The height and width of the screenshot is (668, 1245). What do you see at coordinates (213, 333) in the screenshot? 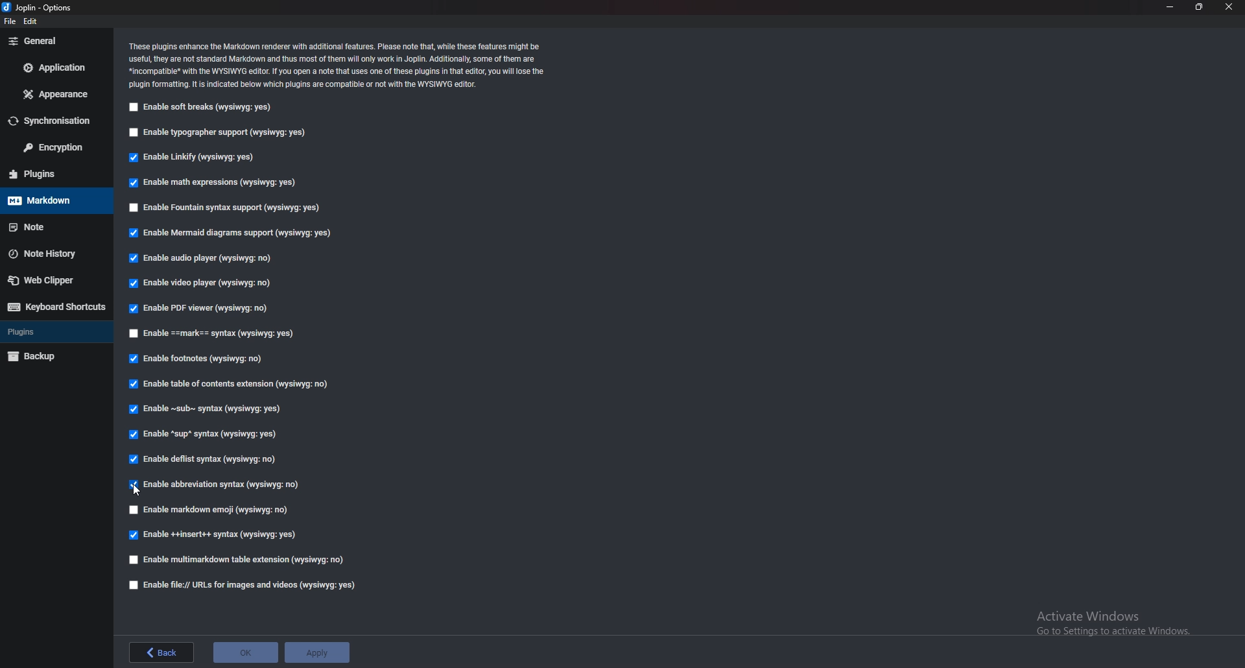
I see `Enable Mark Syntax` at bounding box center [213, 333].